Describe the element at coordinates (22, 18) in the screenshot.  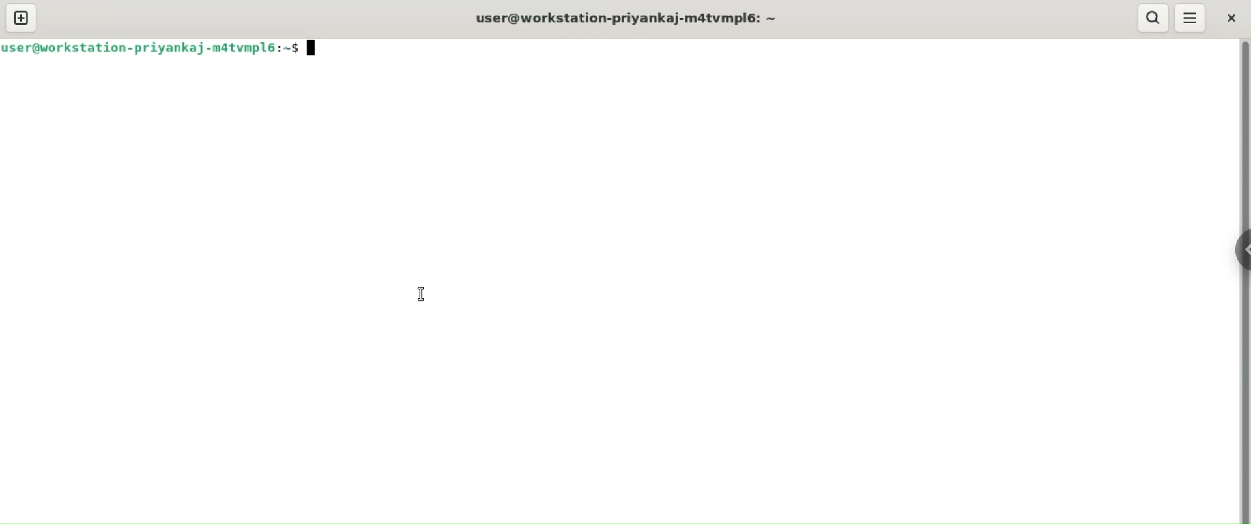
I see `new tab` at that location.